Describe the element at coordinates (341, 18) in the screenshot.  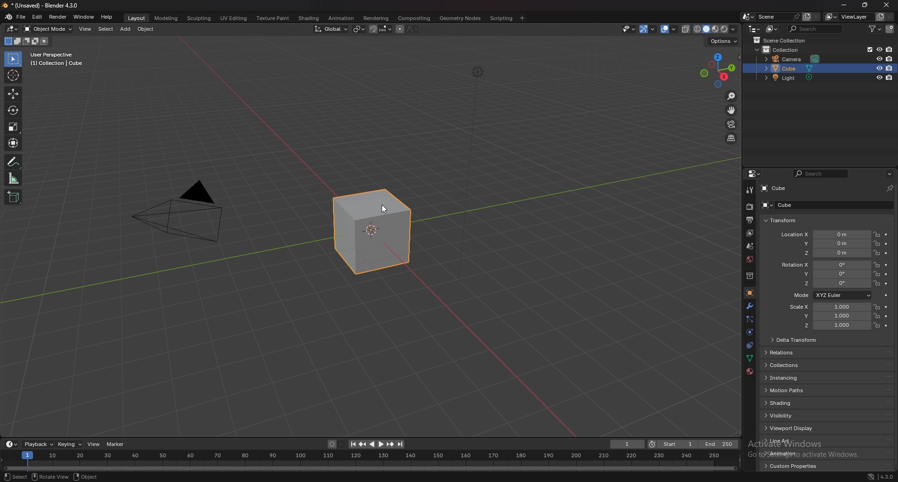
I see `animation` at that location.